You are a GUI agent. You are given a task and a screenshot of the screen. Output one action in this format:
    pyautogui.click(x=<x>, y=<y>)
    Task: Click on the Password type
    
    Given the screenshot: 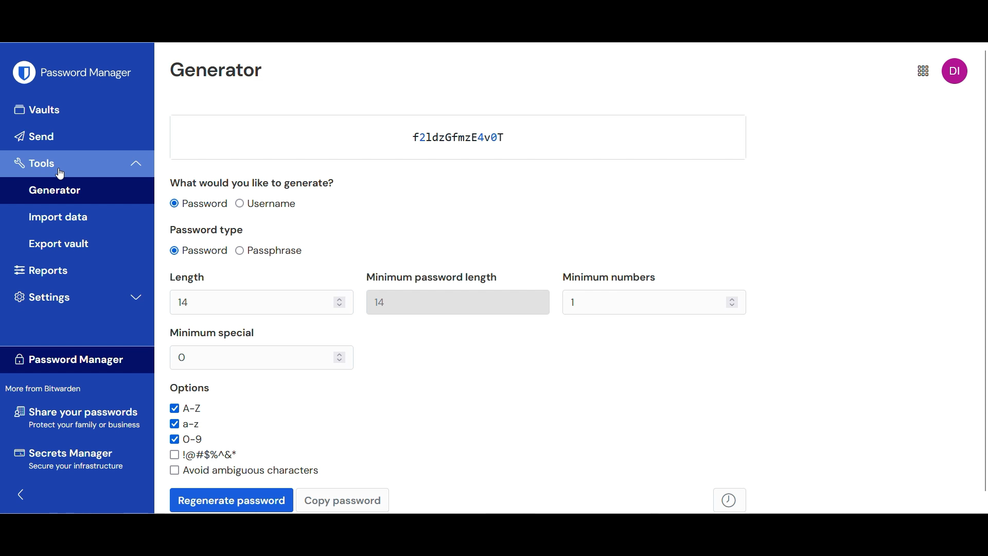 What is the action you would take?
    pyautogui.click(x=207, y=230)
    